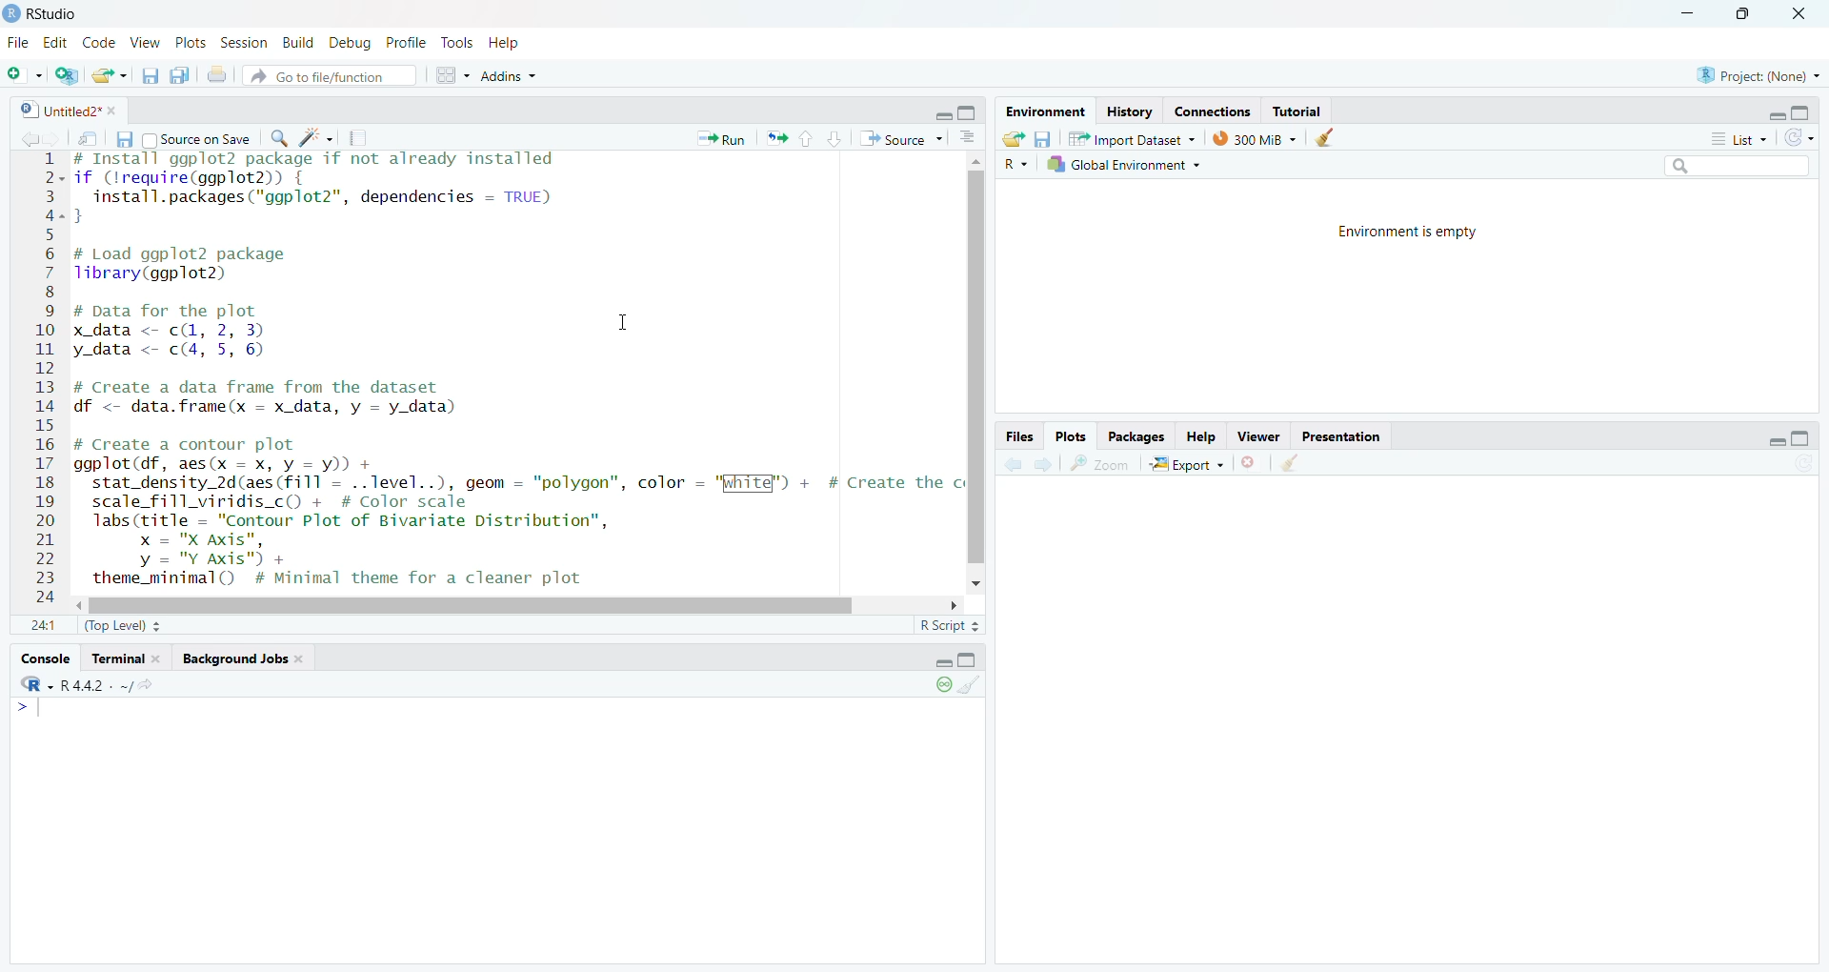 The height and width of the screenshot is (972, 1829). Describe the element at coordinates (88, 140) in the screenshot. I see `show in new window` at that location.